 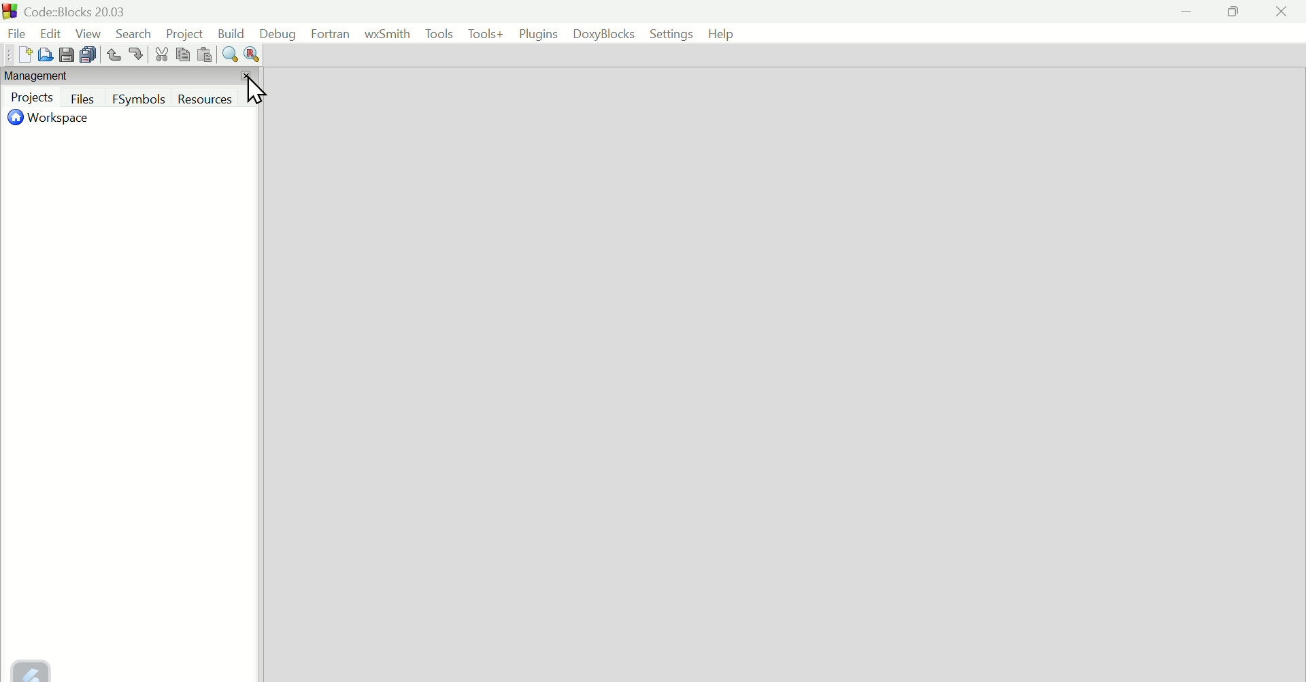 What do you see at coordinates (539, 34) in the screenshot?
I see `Plugins` at bounding box center [539, 34].